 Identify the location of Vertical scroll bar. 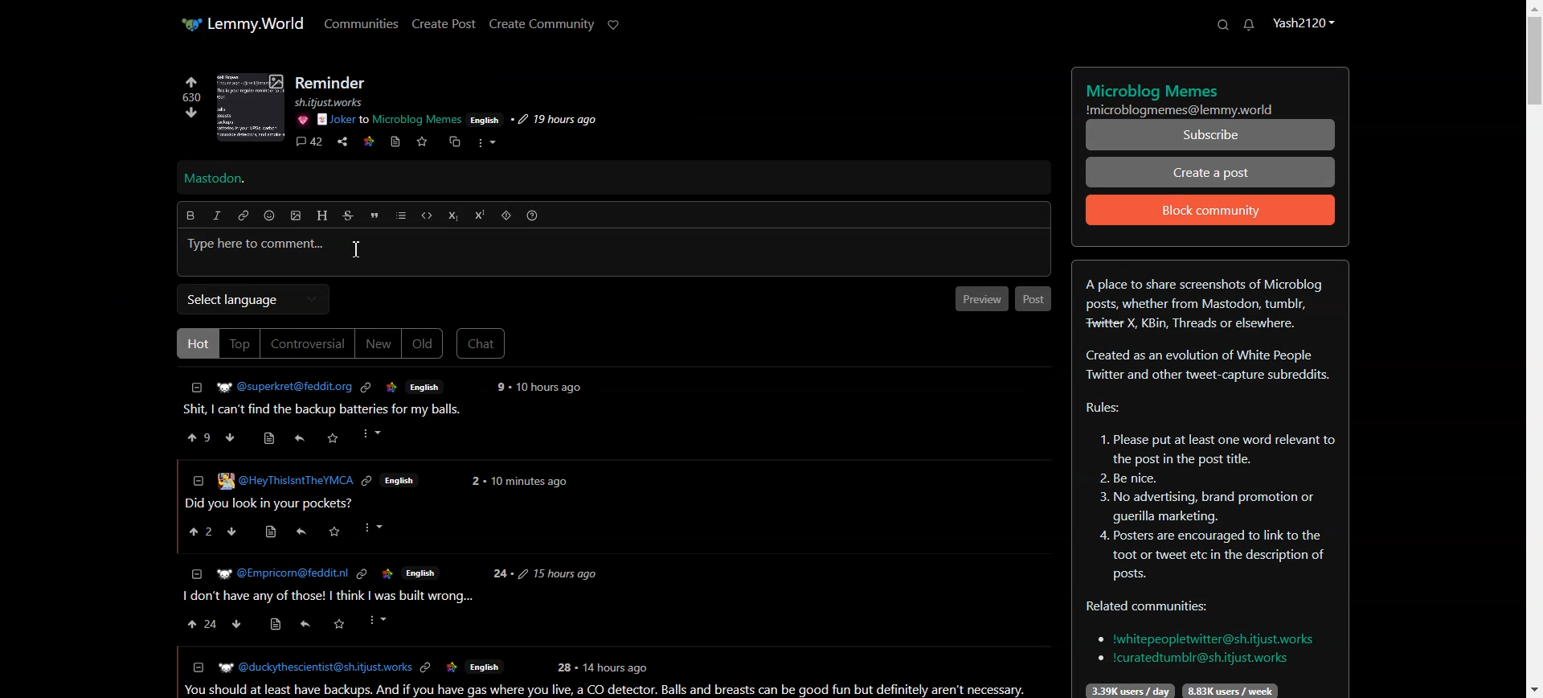
(1533, 349).